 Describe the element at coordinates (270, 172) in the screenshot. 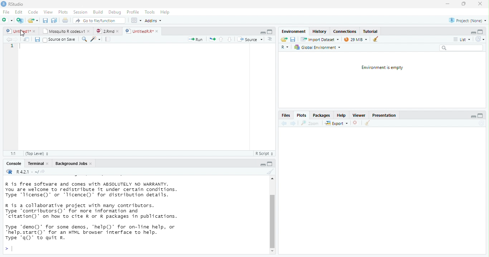

I see `clear` at that location.